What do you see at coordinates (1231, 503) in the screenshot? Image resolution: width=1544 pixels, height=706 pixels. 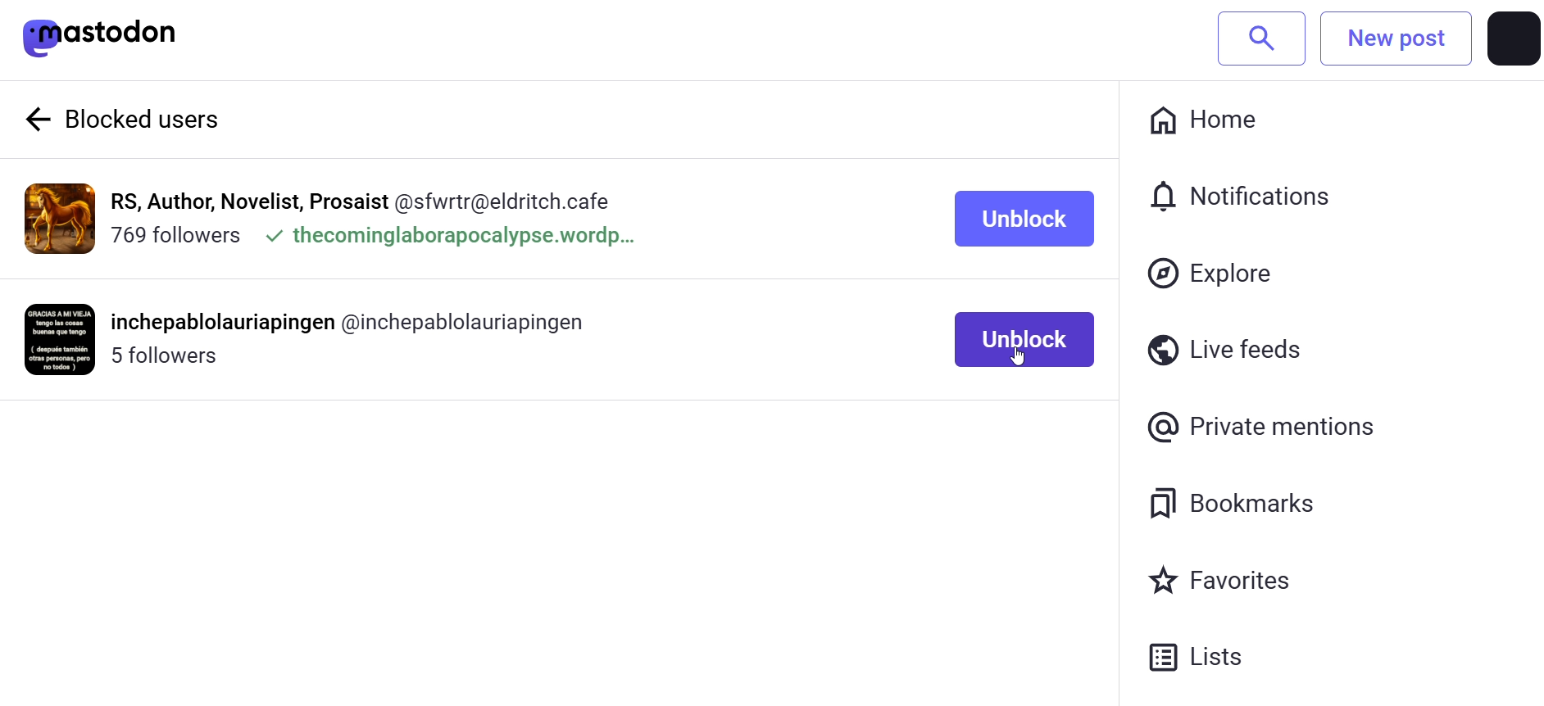 I see `bookmarks` at bounding box center [1231, 503].